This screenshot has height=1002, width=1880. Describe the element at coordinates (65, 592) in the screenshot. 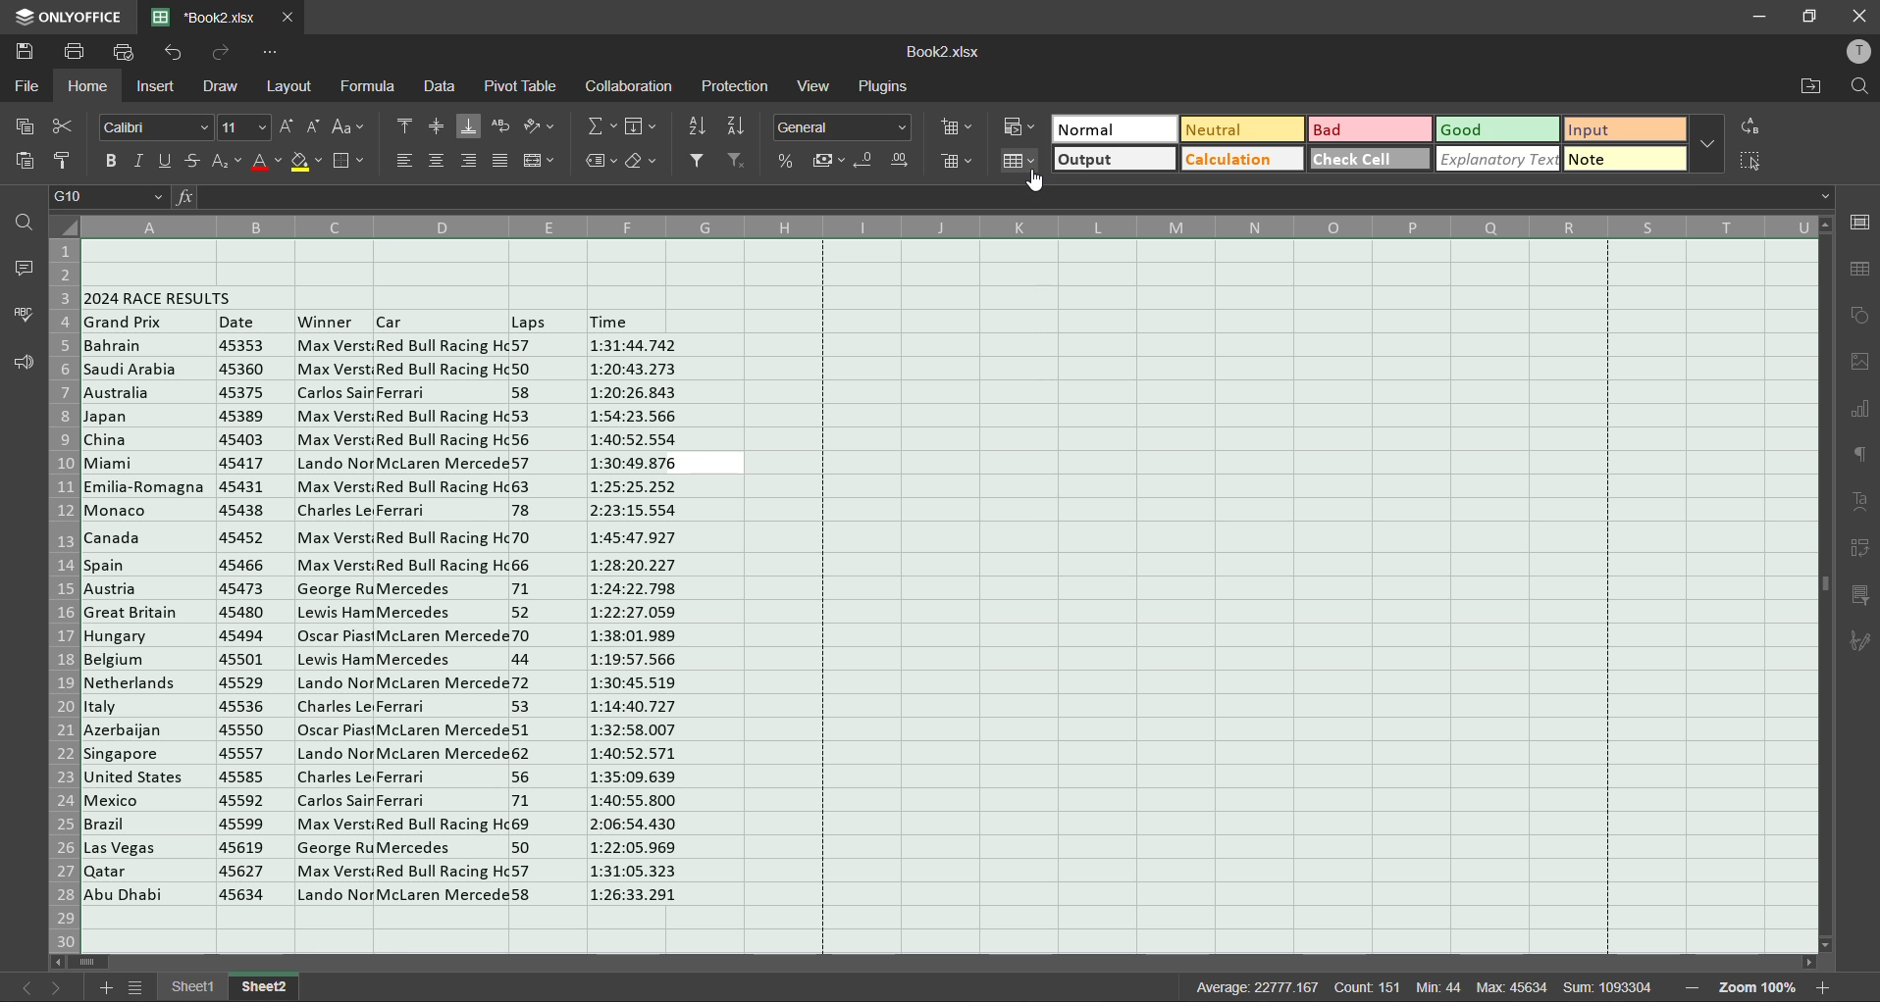

I see `row numbers` at that location.